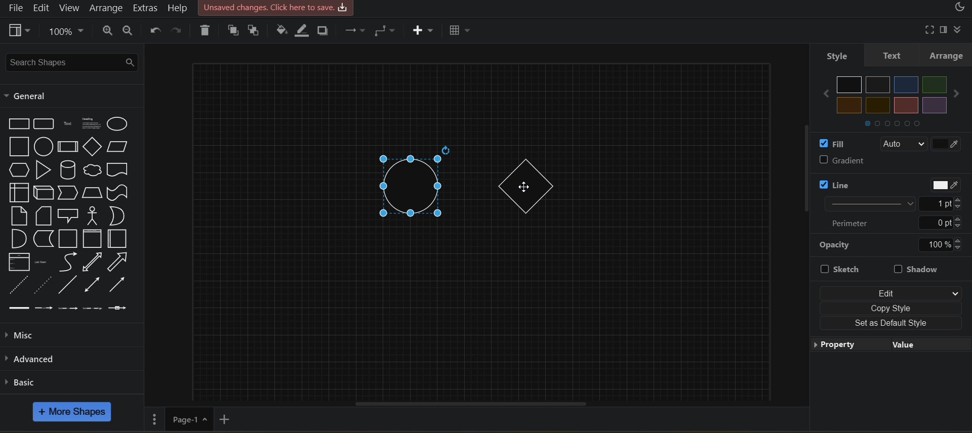 This screenshot has height=433, width=972. I want to click on Container, so click(68, 239).